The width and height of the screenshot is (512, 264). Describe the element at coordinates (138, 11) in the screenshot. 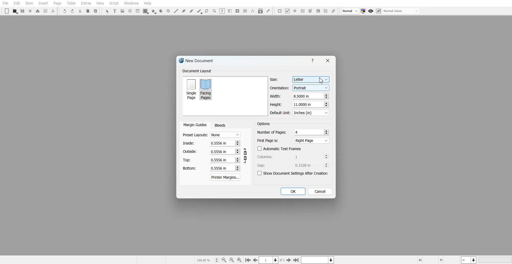

I see `List` at that location.